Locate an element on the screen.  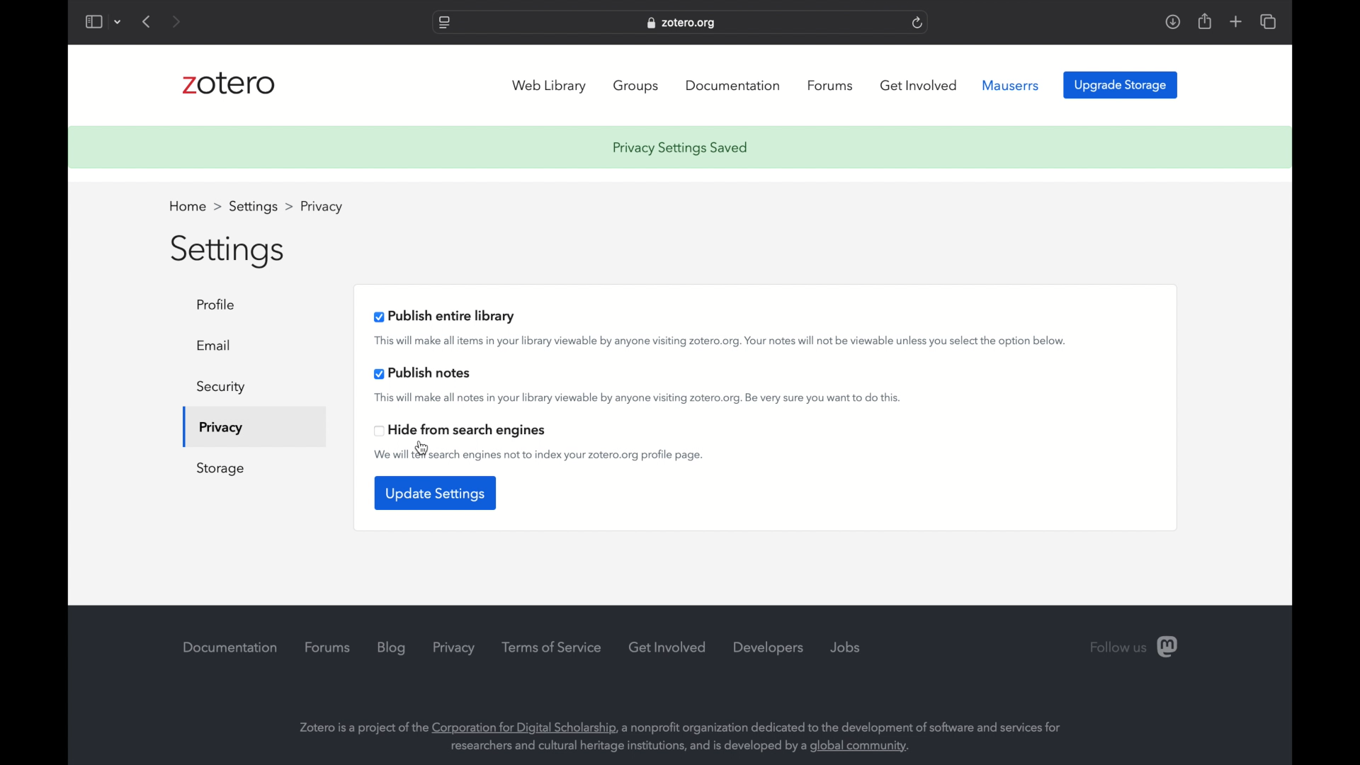
blog is located at coordinates (395, 645).